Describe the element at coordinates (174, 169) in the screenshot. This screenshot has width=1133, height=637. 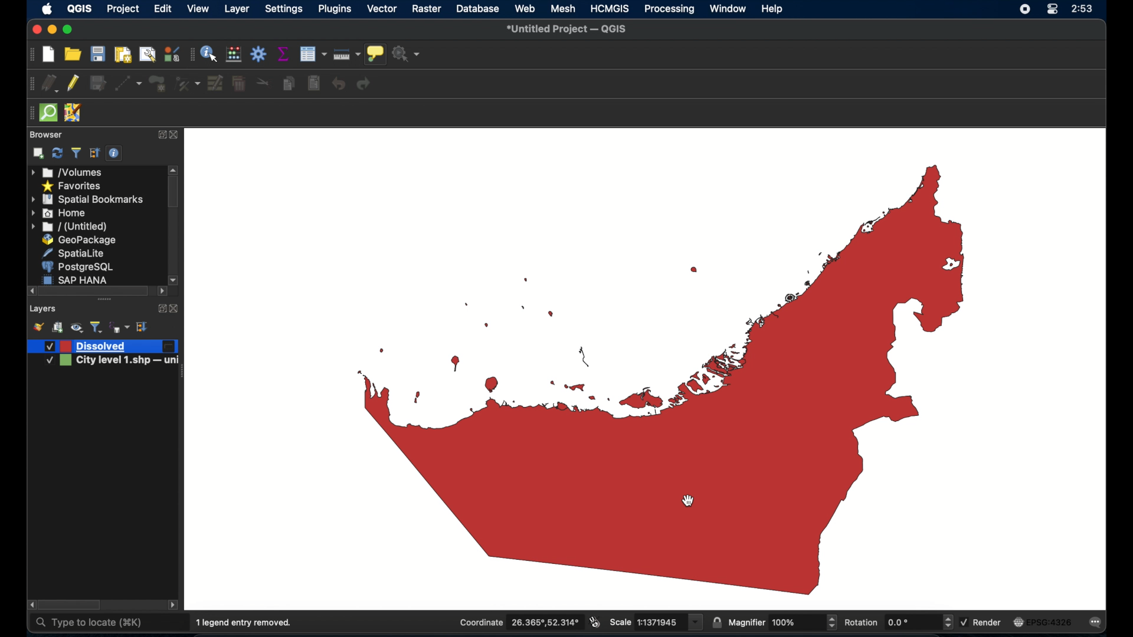
I see `scroll up arrow` at that location.